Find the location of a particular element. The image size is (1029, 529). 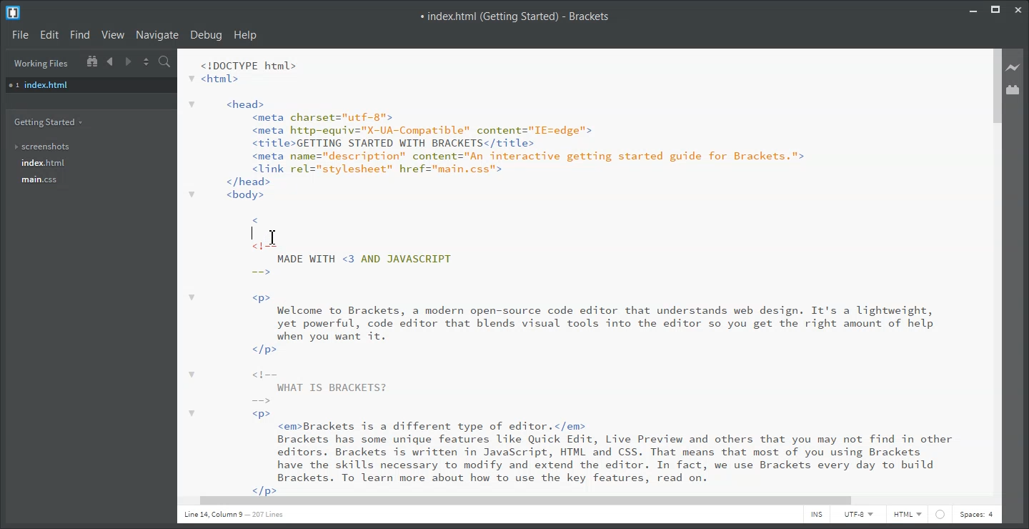

Navigate Backwards is located at coordinates (111, 61).